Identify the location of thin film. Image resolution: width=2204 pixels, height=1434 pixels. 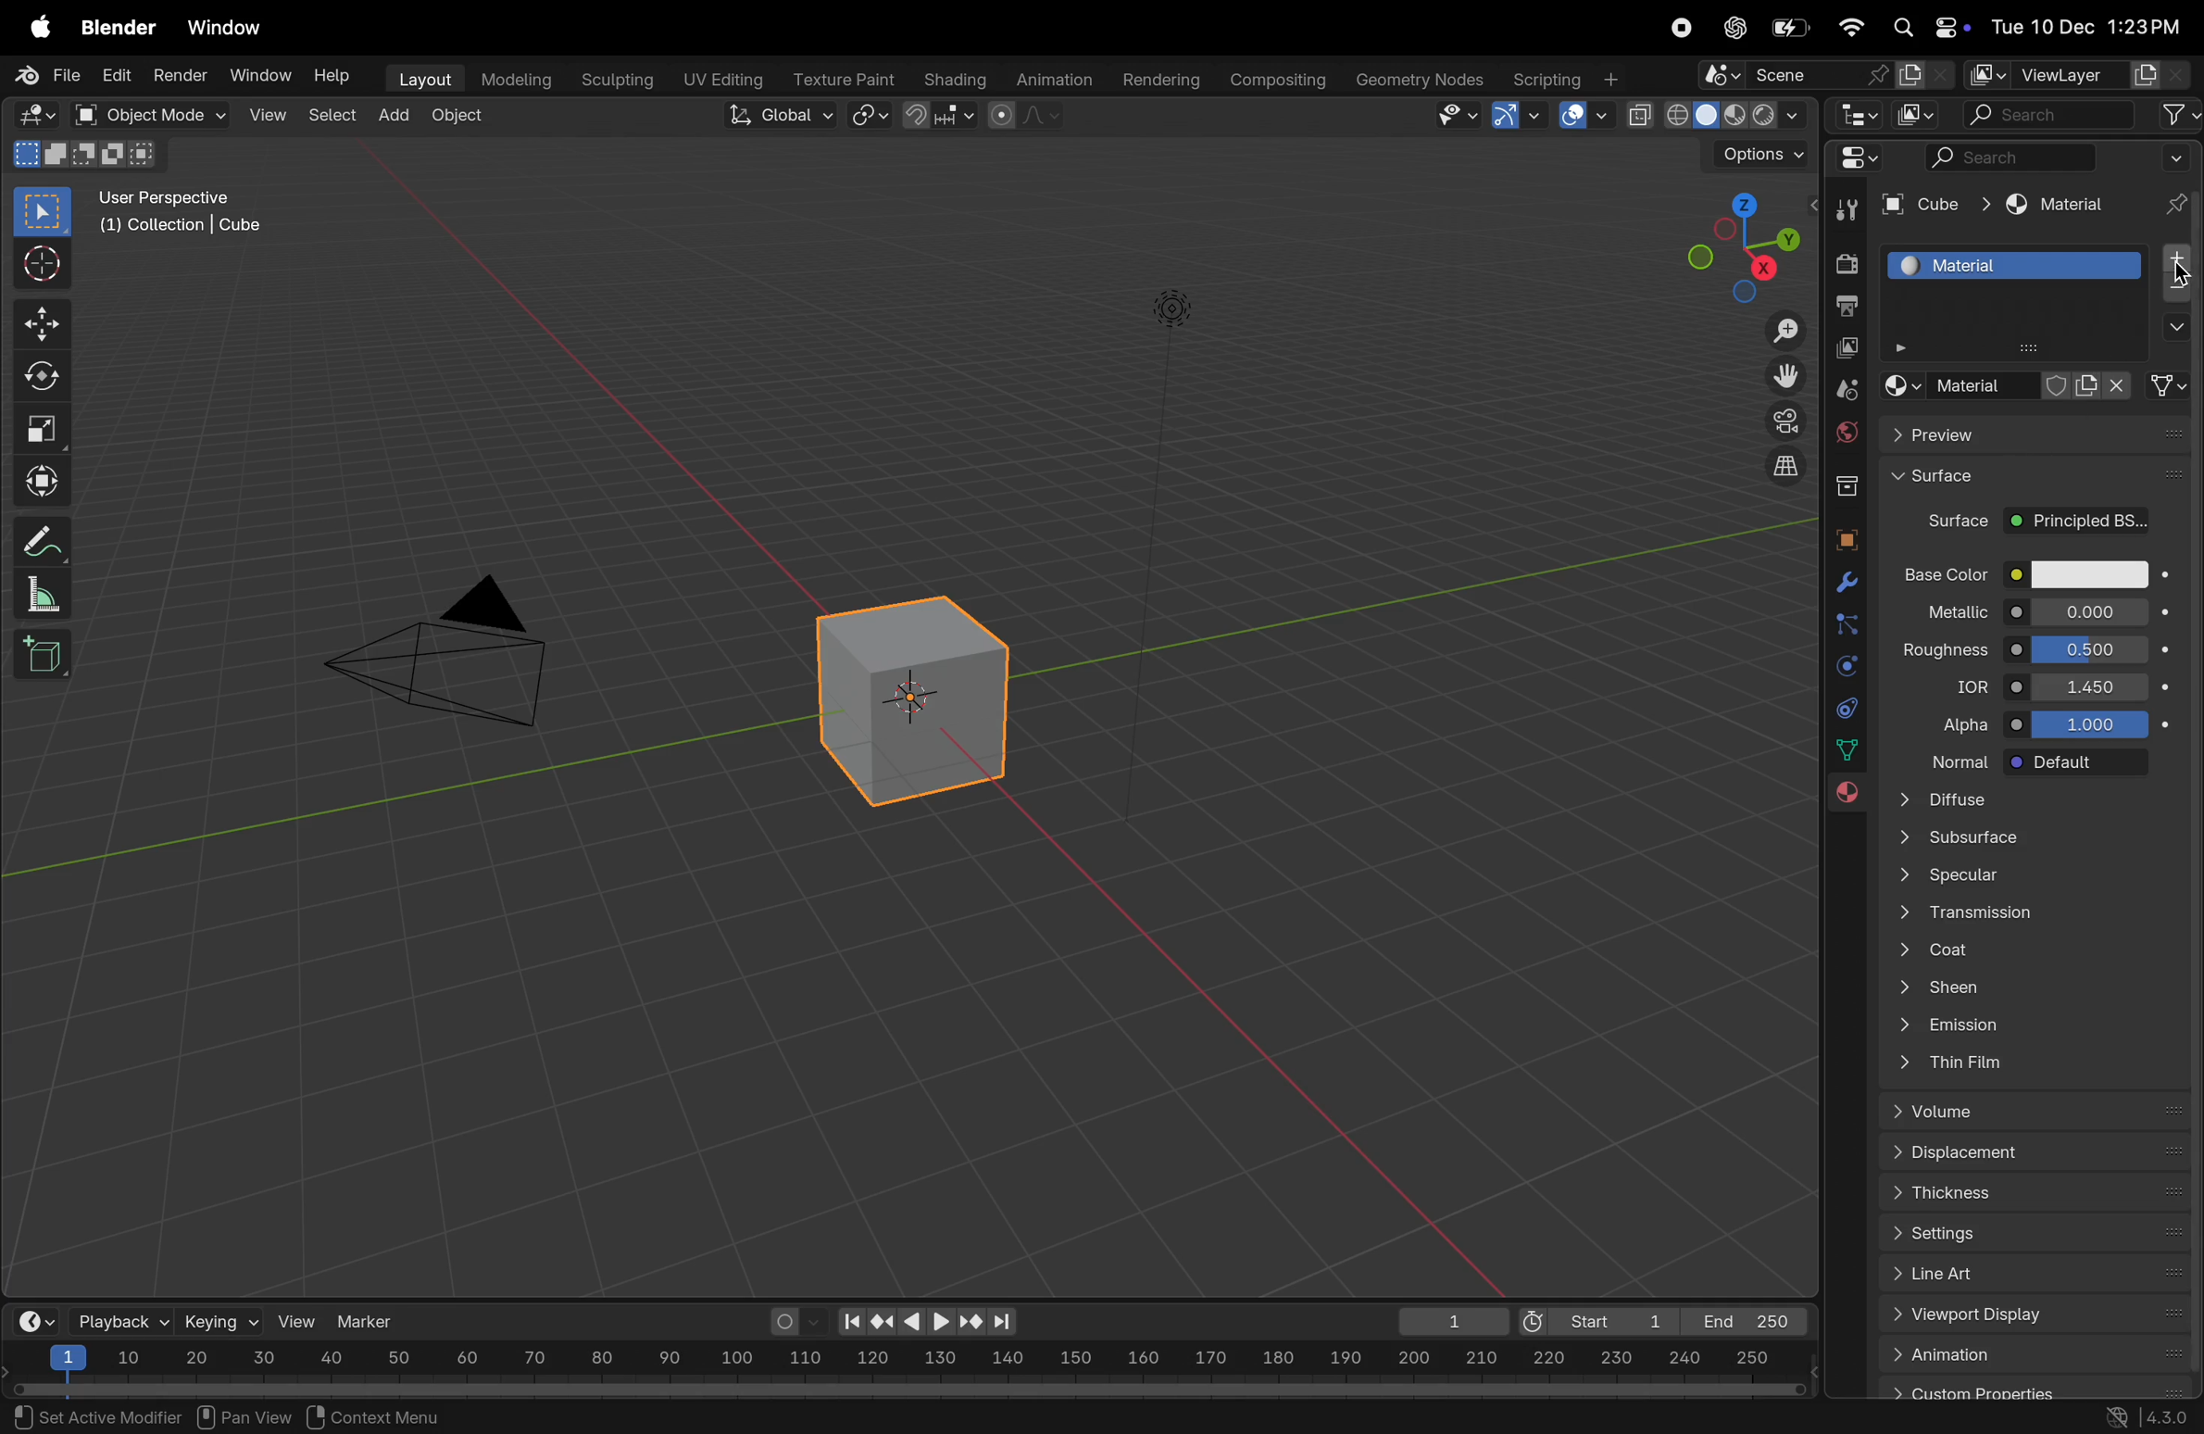
(1993, 1062).